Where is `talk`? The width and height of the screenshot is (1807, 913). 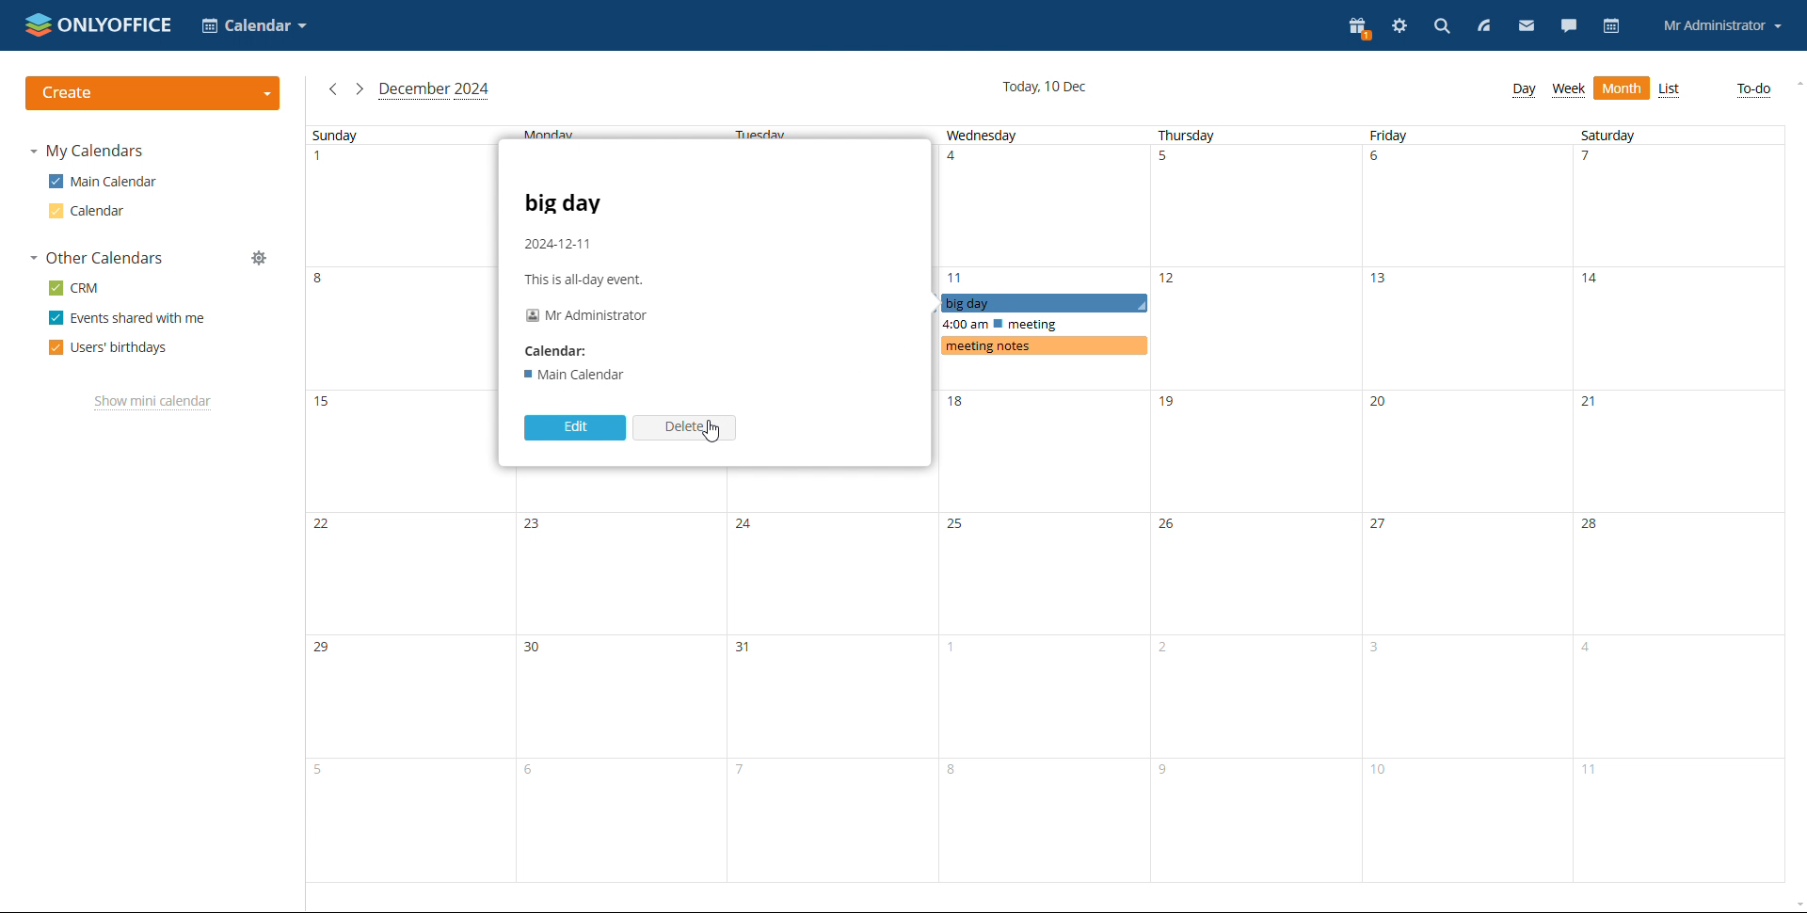 talk is located at coordinates (1569, 25).